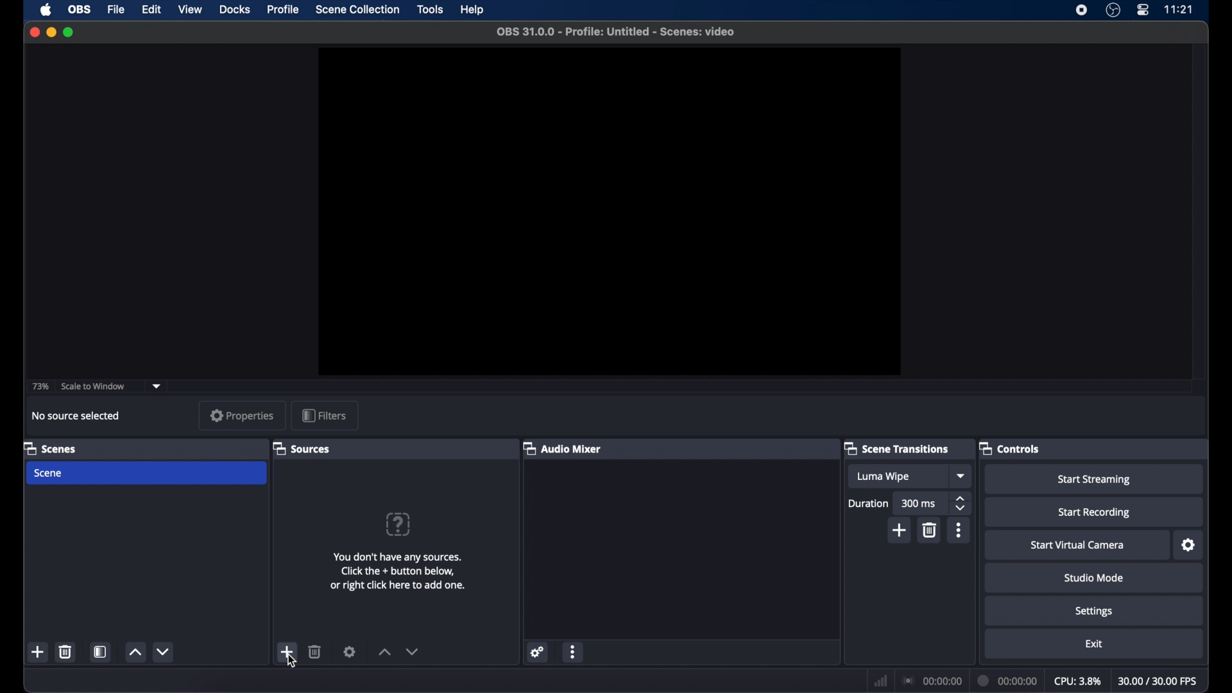  What do you see at coordinates (933, 681) in the screenshot?
I see `connection` at bounding box center [933, 681].